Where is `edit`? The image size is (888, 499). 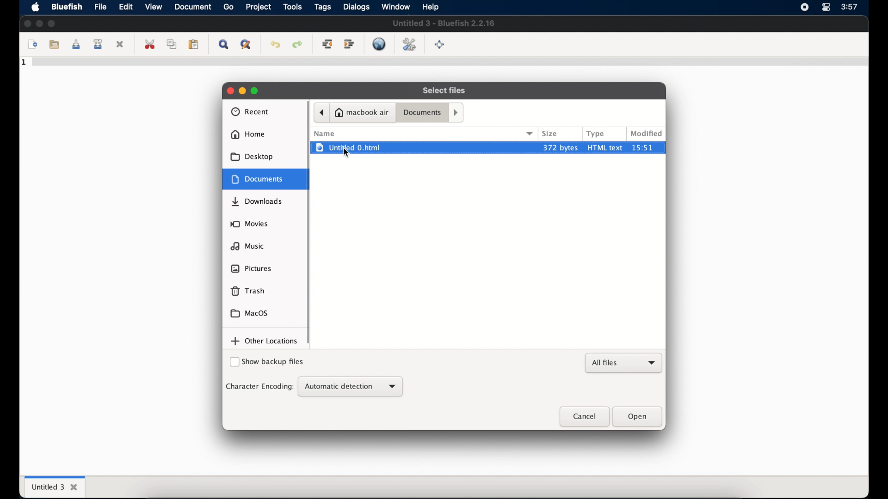
edit is located at coordinates (126, 7).